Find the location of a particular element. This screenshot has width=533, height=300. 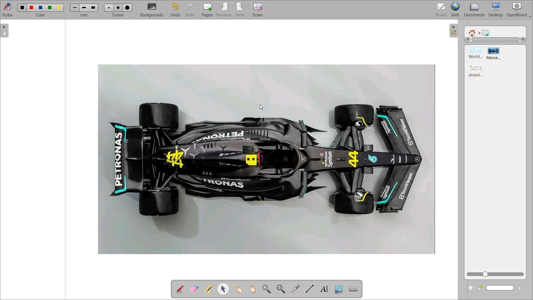

desktop is located at coordinates (495, 9).